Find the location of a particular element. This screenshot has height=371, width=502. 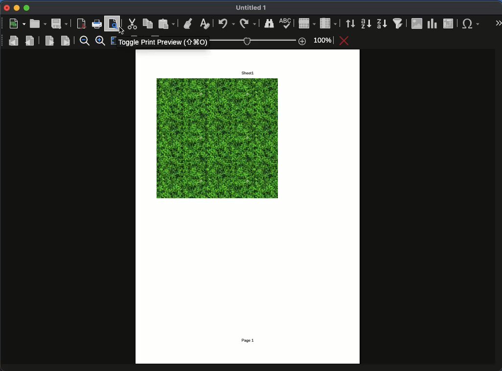

ascending is located at coordinates (365, 24).